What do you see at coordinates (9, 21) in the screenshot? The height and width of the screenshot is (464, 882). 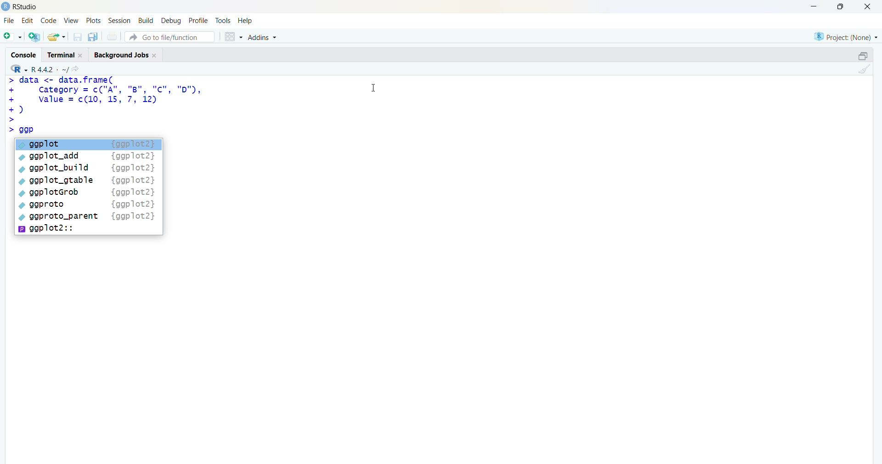 I see `File` at bounding box center [9, 21].